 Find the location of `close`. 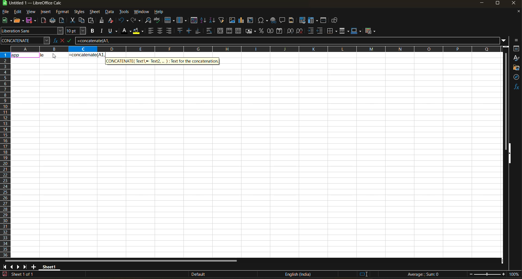

close is located at coordinates (515, 4).